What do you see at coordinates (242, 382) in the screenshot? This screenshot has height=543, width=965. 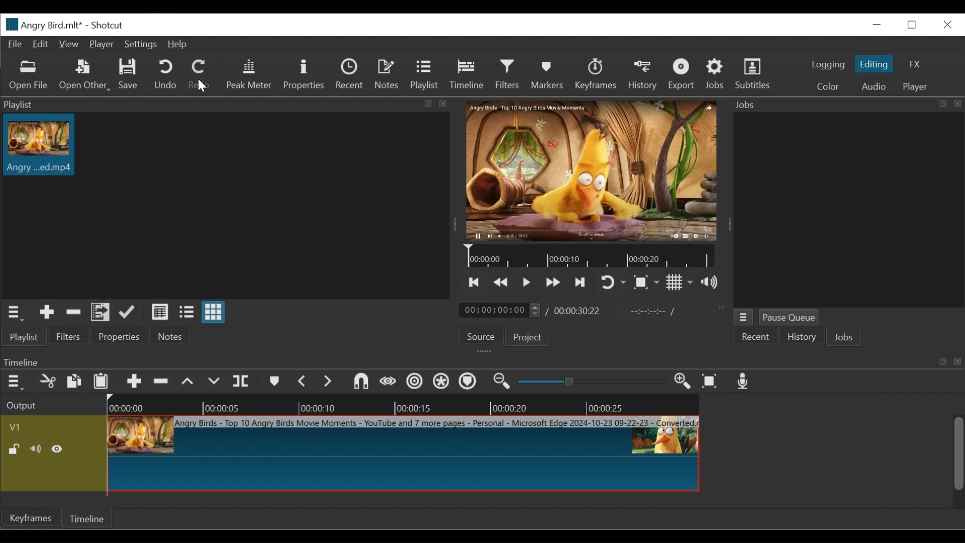 I see `Split playhead` at bounding box center [242, 382].